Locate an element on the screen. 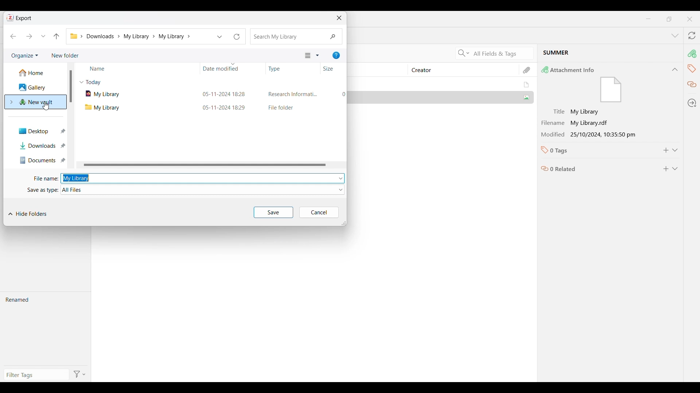 The width and height of the screenshot is (700, 393). File options is located at coordinates (341, 178).